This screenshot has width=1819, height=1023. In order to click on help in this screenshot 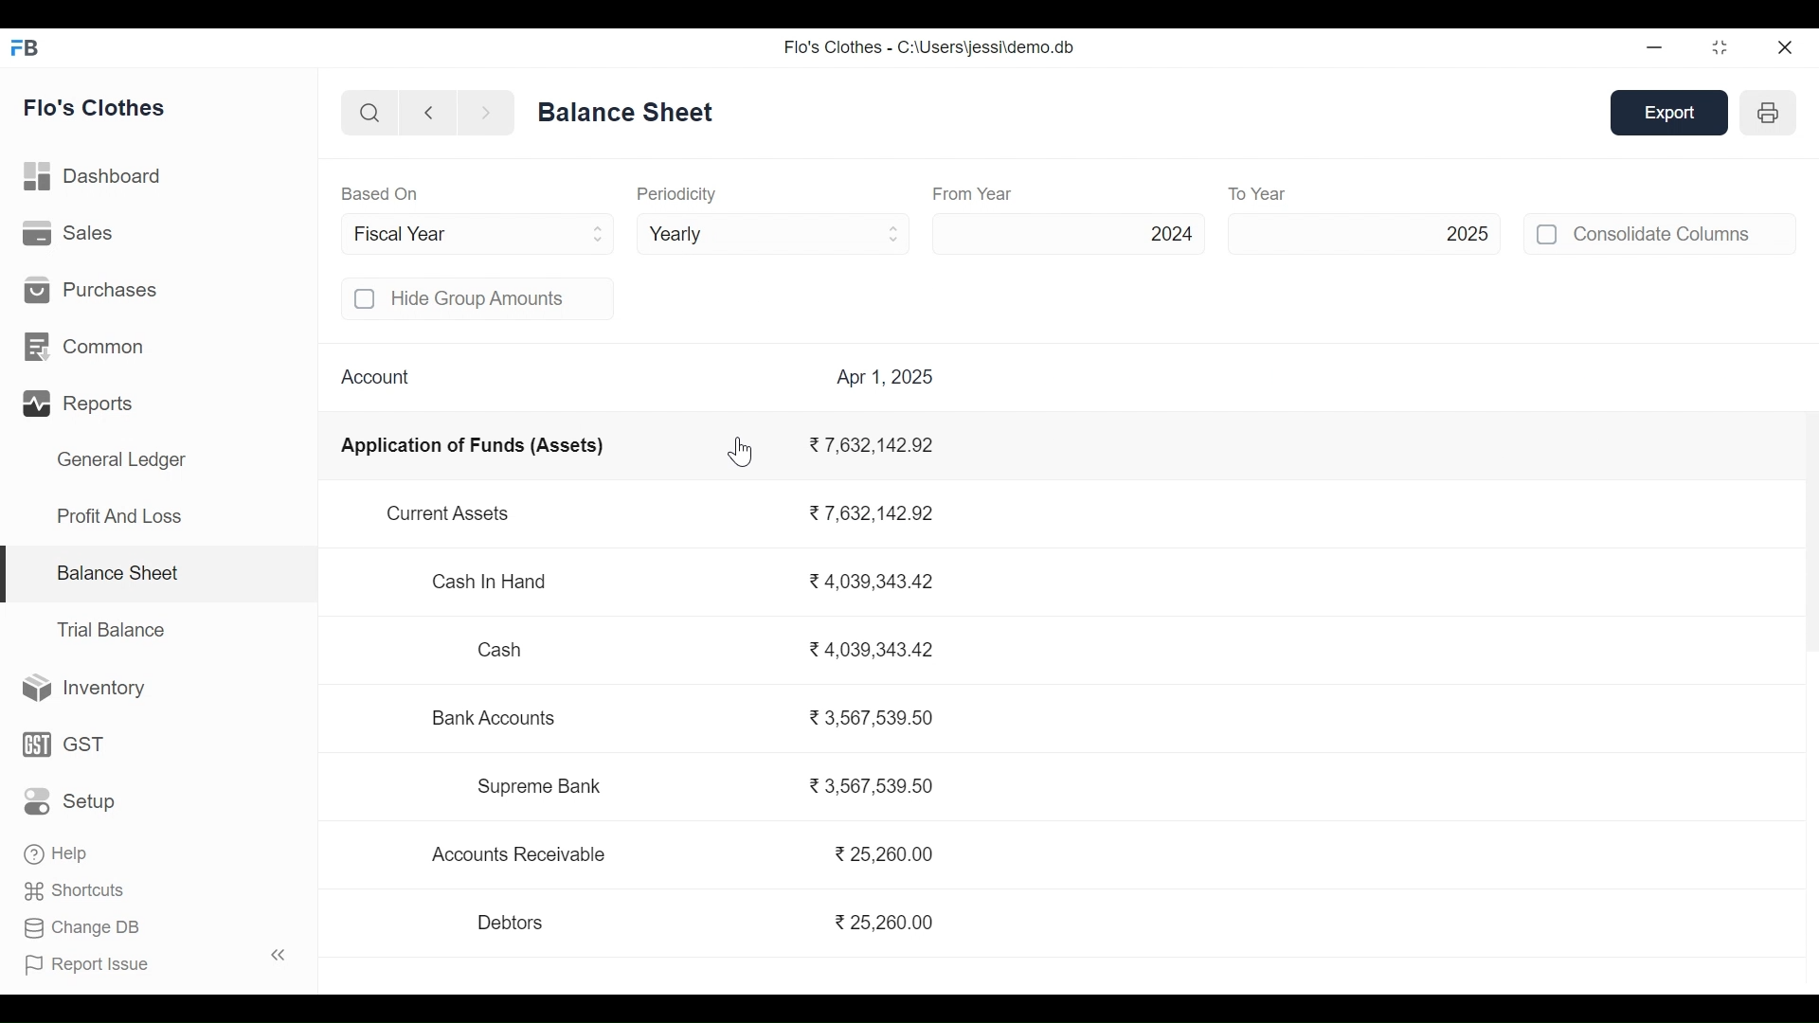, I will do `click(55, 851)`.